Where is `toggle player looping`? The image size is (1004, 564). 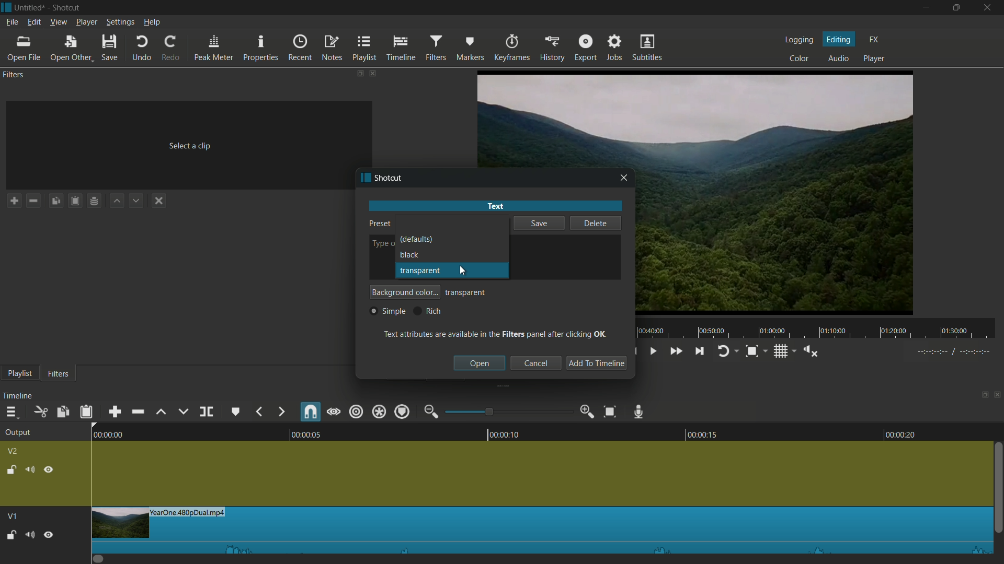 toggle player looping is located at coordinates (723, 351).